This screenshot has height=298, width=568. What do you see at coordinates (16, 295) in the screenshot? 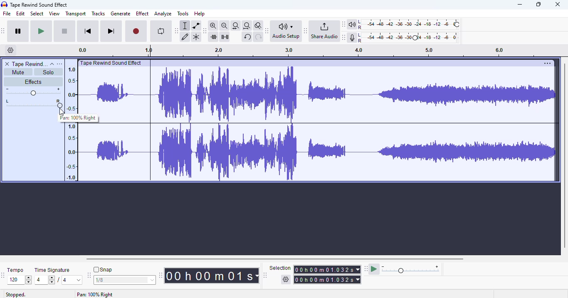
I see `stopped` at bounding box center [16, 295].